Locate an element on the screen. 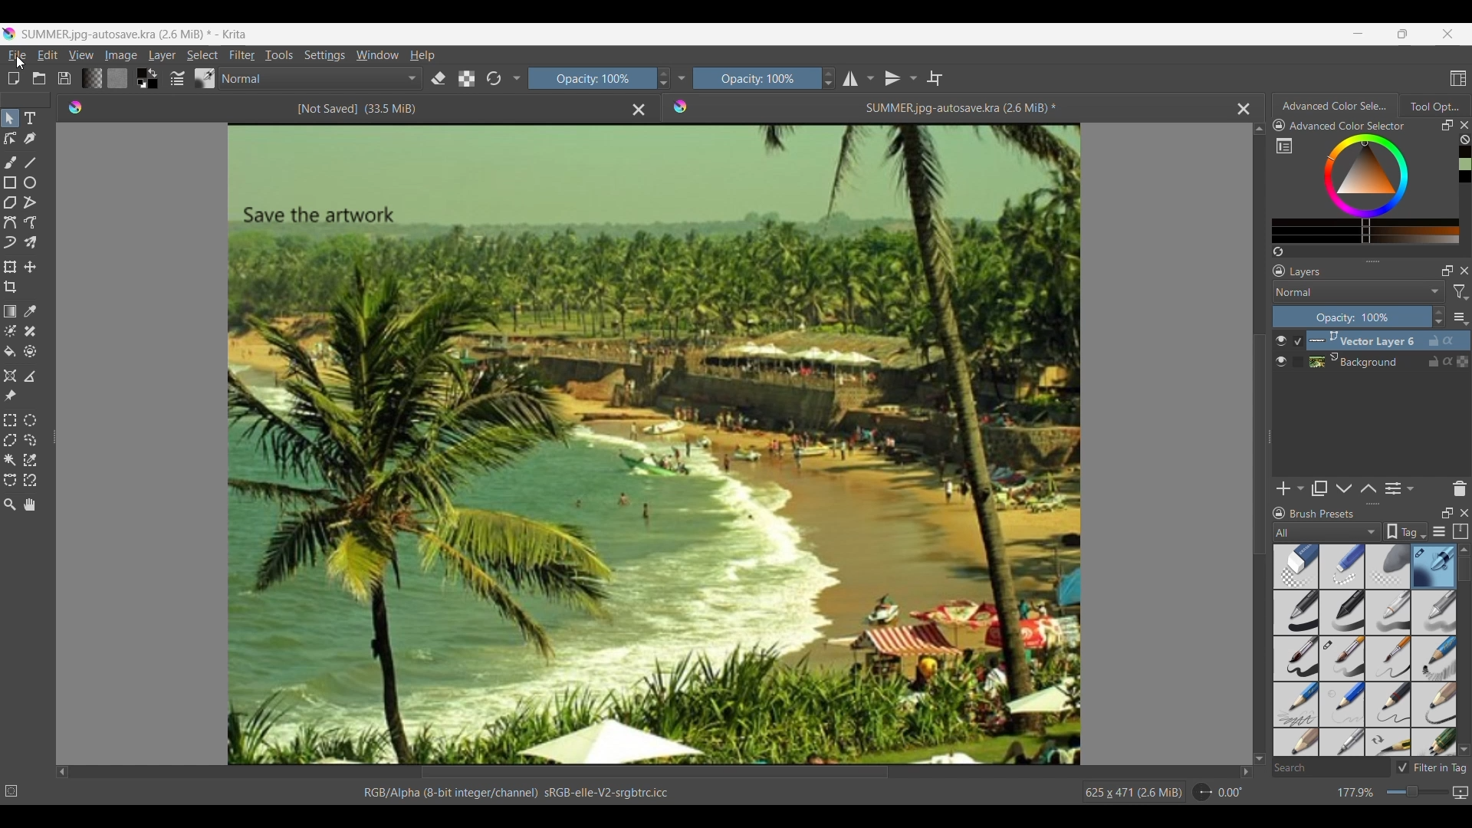 The height and width of the screenshot is (828, 1472). Rectangle tool is located at coordinates (10, 182).